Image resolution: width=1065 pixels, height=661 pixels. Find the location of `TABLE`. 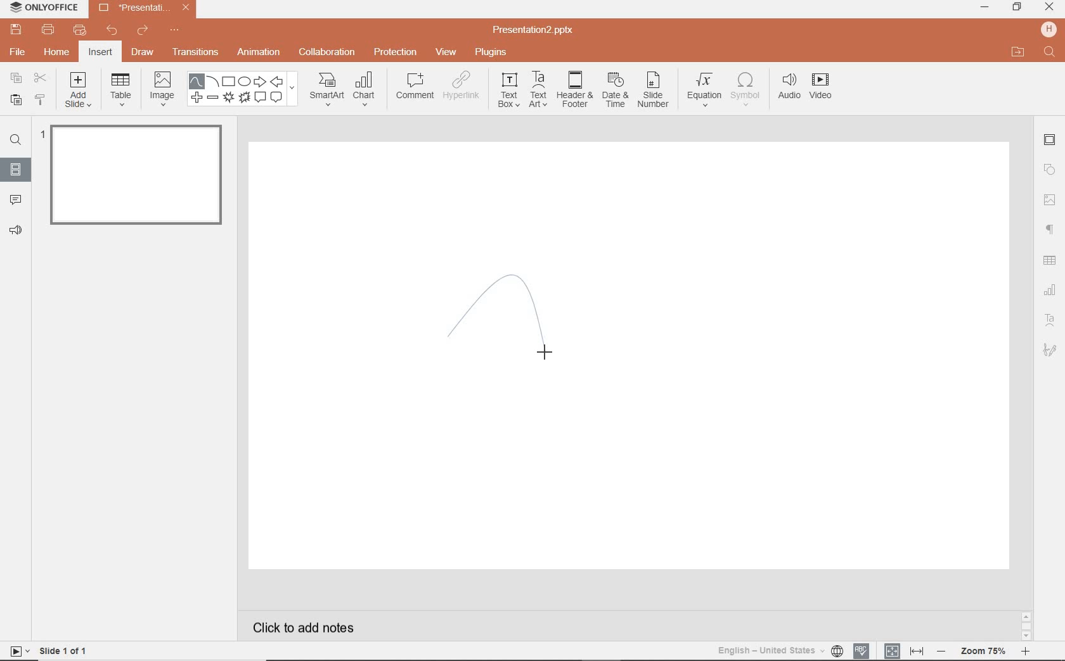

TABLE is located at coordinates (121, 91).